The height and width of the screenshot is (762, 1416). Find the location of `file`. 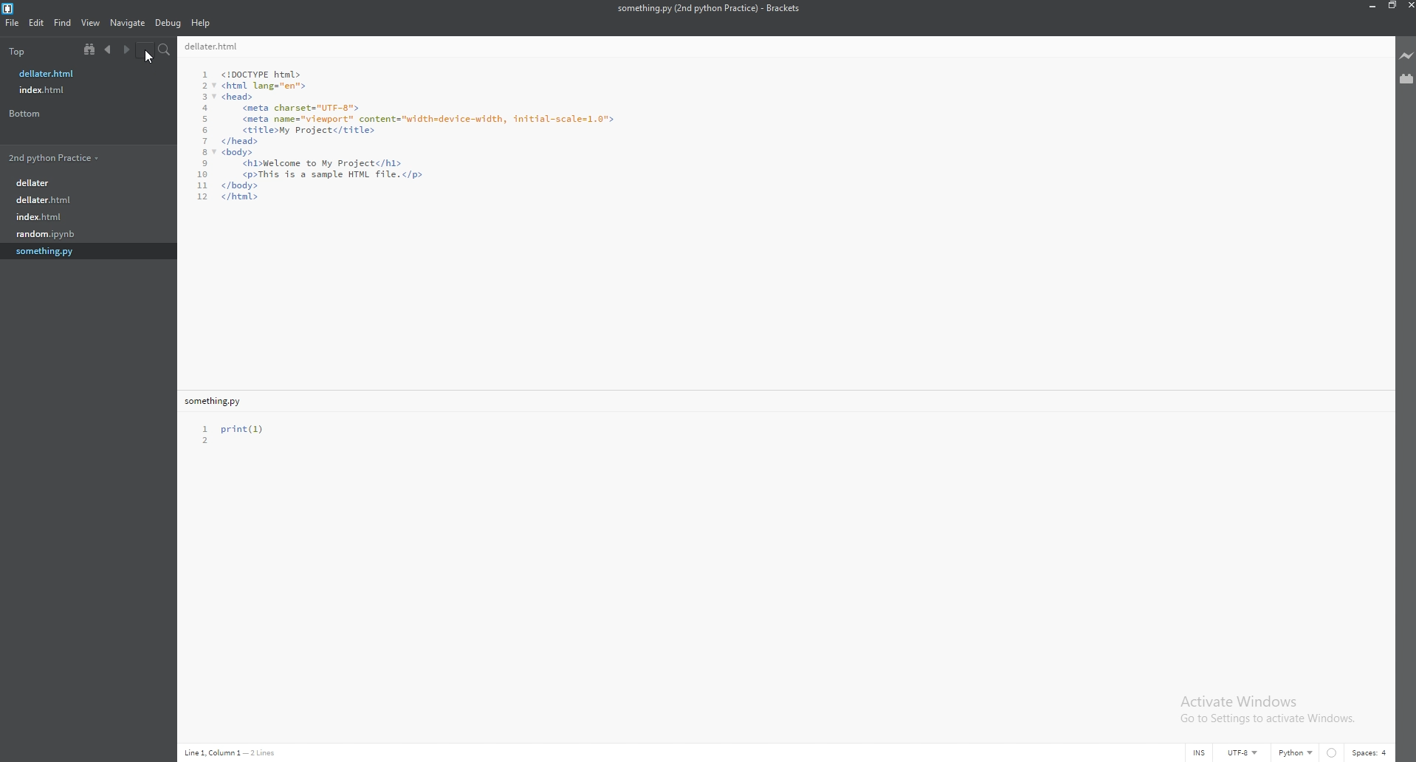

file is located at coordinates (86, 216).